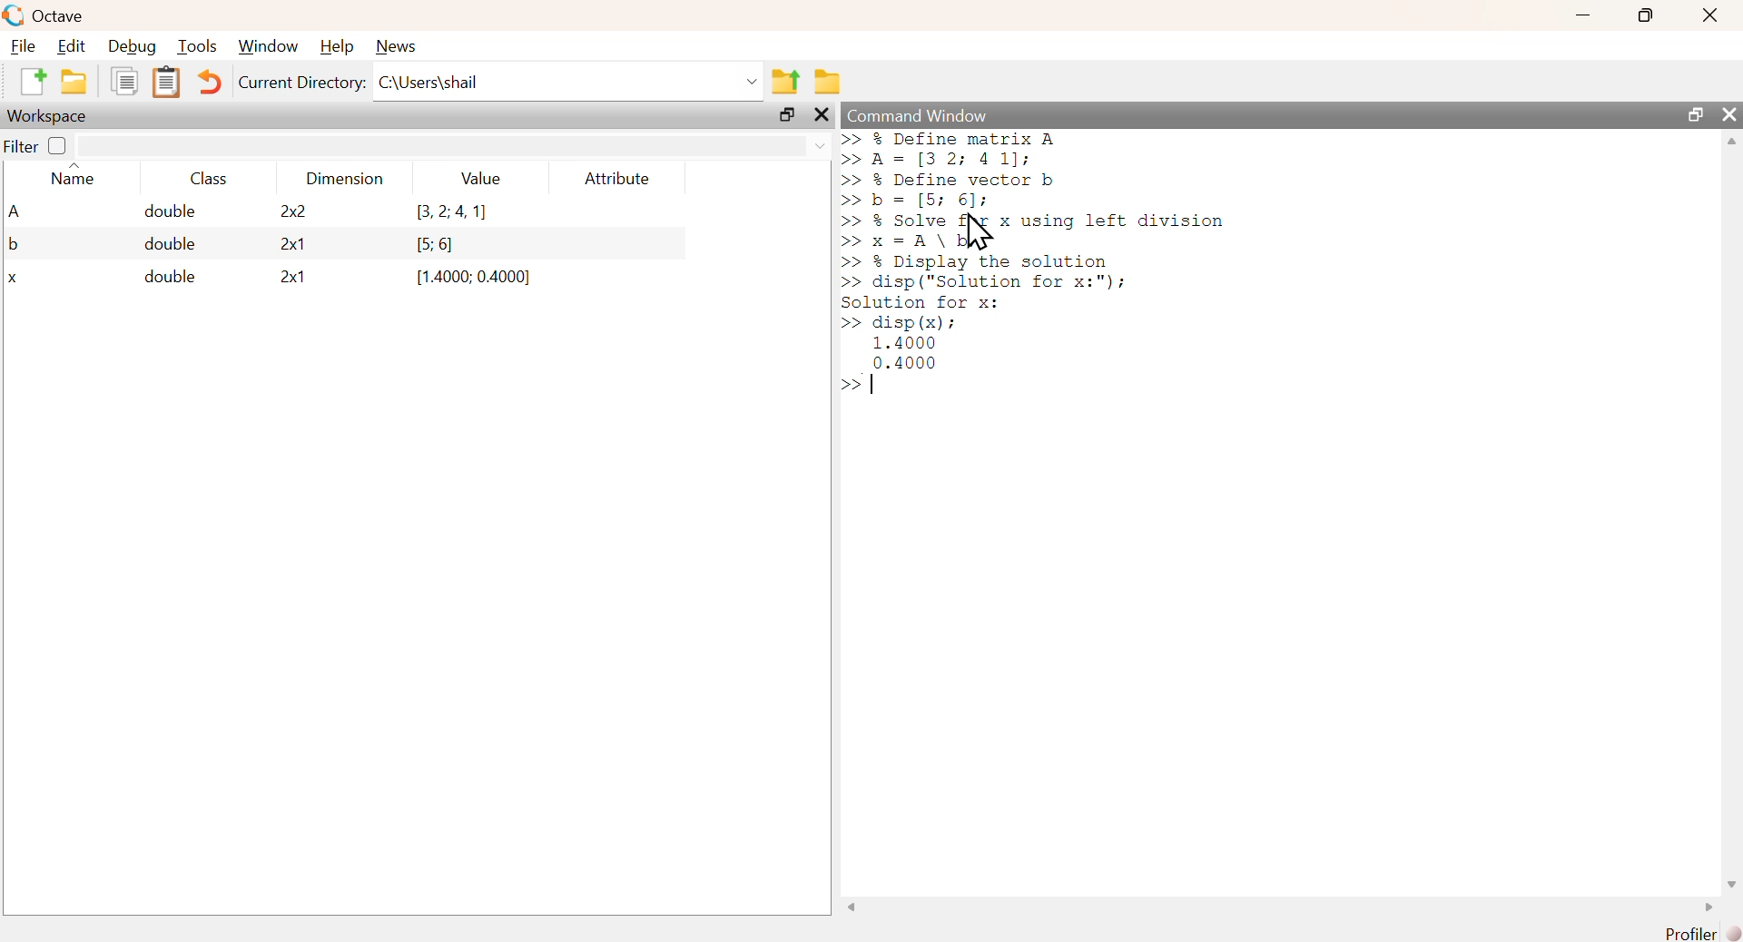 This screenshot has width=1743, height=942. I want to click on maximize, so click(788, 115).